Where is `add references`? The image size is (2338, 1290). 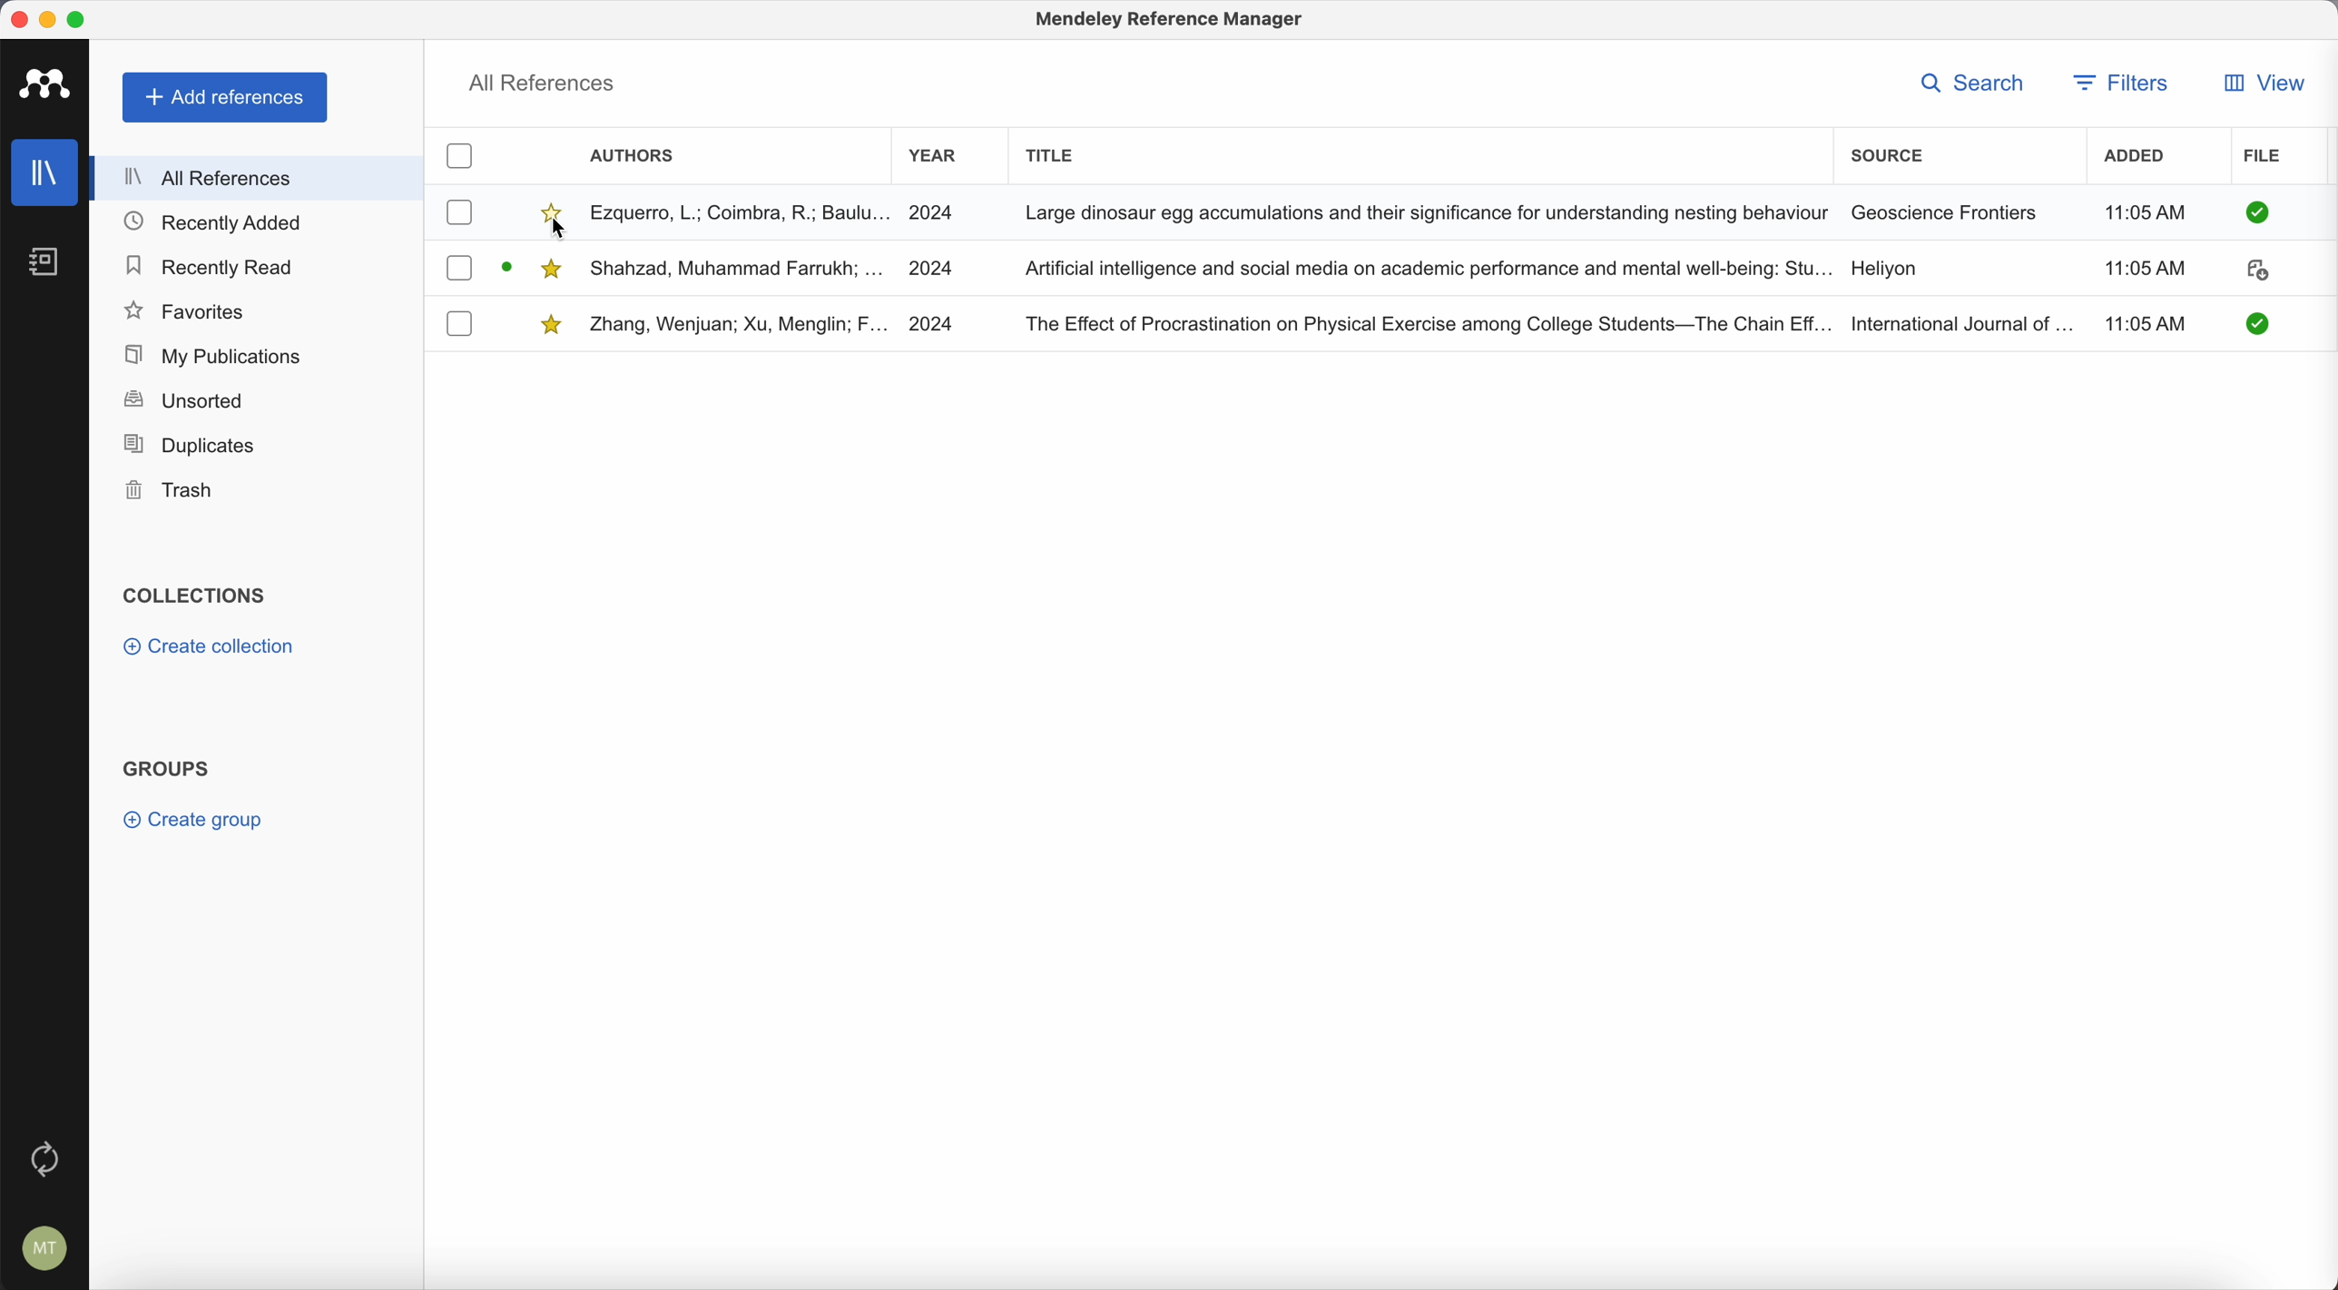 add references is located at coordinates (225, 98).